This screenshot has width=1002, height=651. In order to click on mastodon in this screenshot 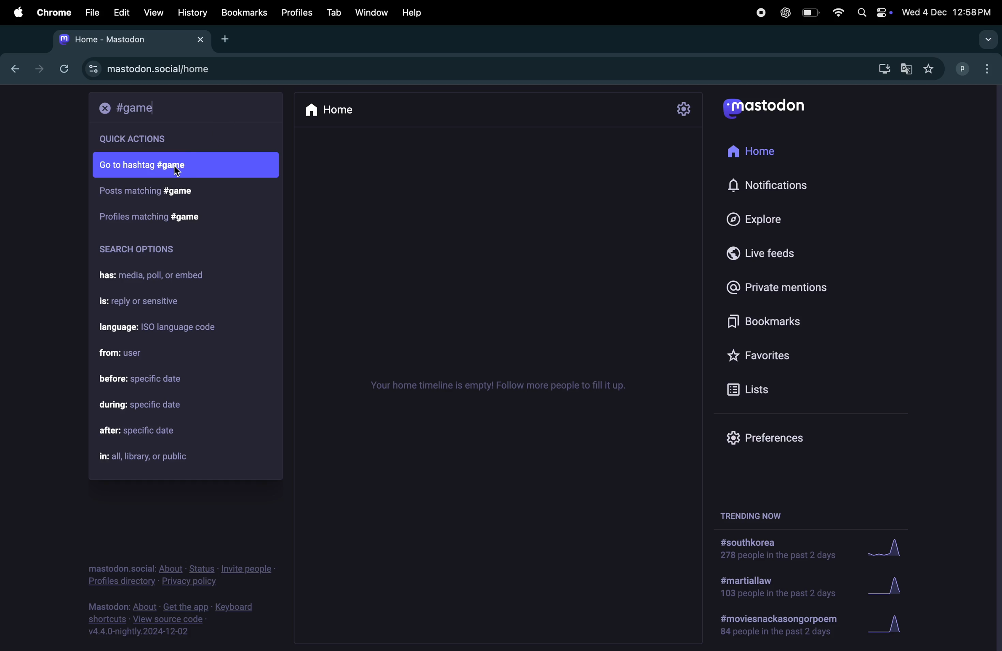, I will do `click(765, 108)`.